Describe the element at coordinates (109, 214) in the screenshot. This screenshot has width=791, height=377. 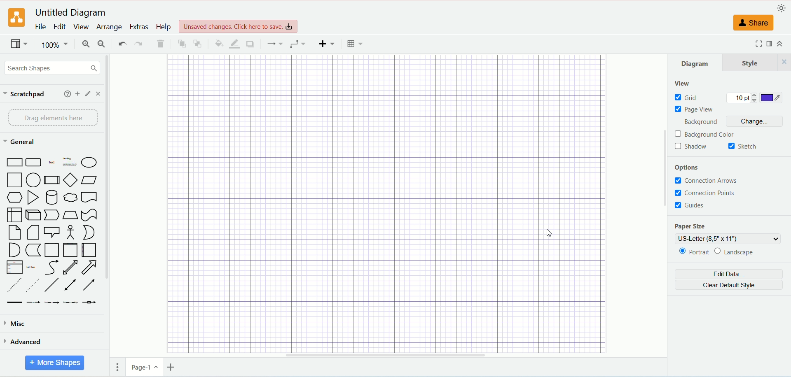
I see `vertical scroll bar` at that location.